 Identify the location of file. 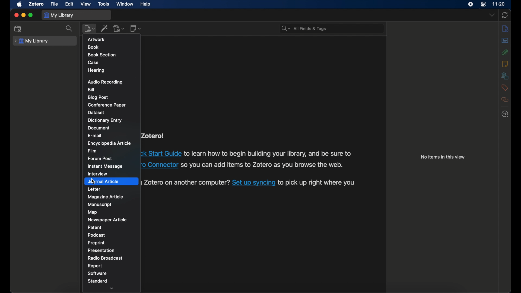
(54, 4).